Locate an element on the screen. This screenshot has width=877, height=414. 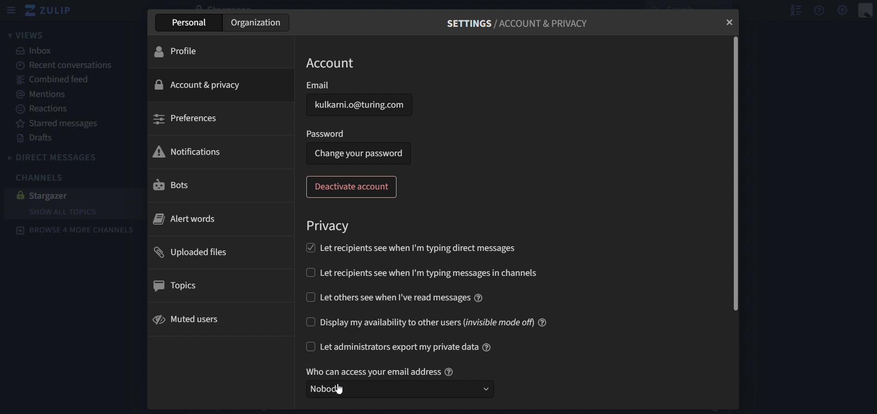
stargazer is located at coordinates (54, 195).